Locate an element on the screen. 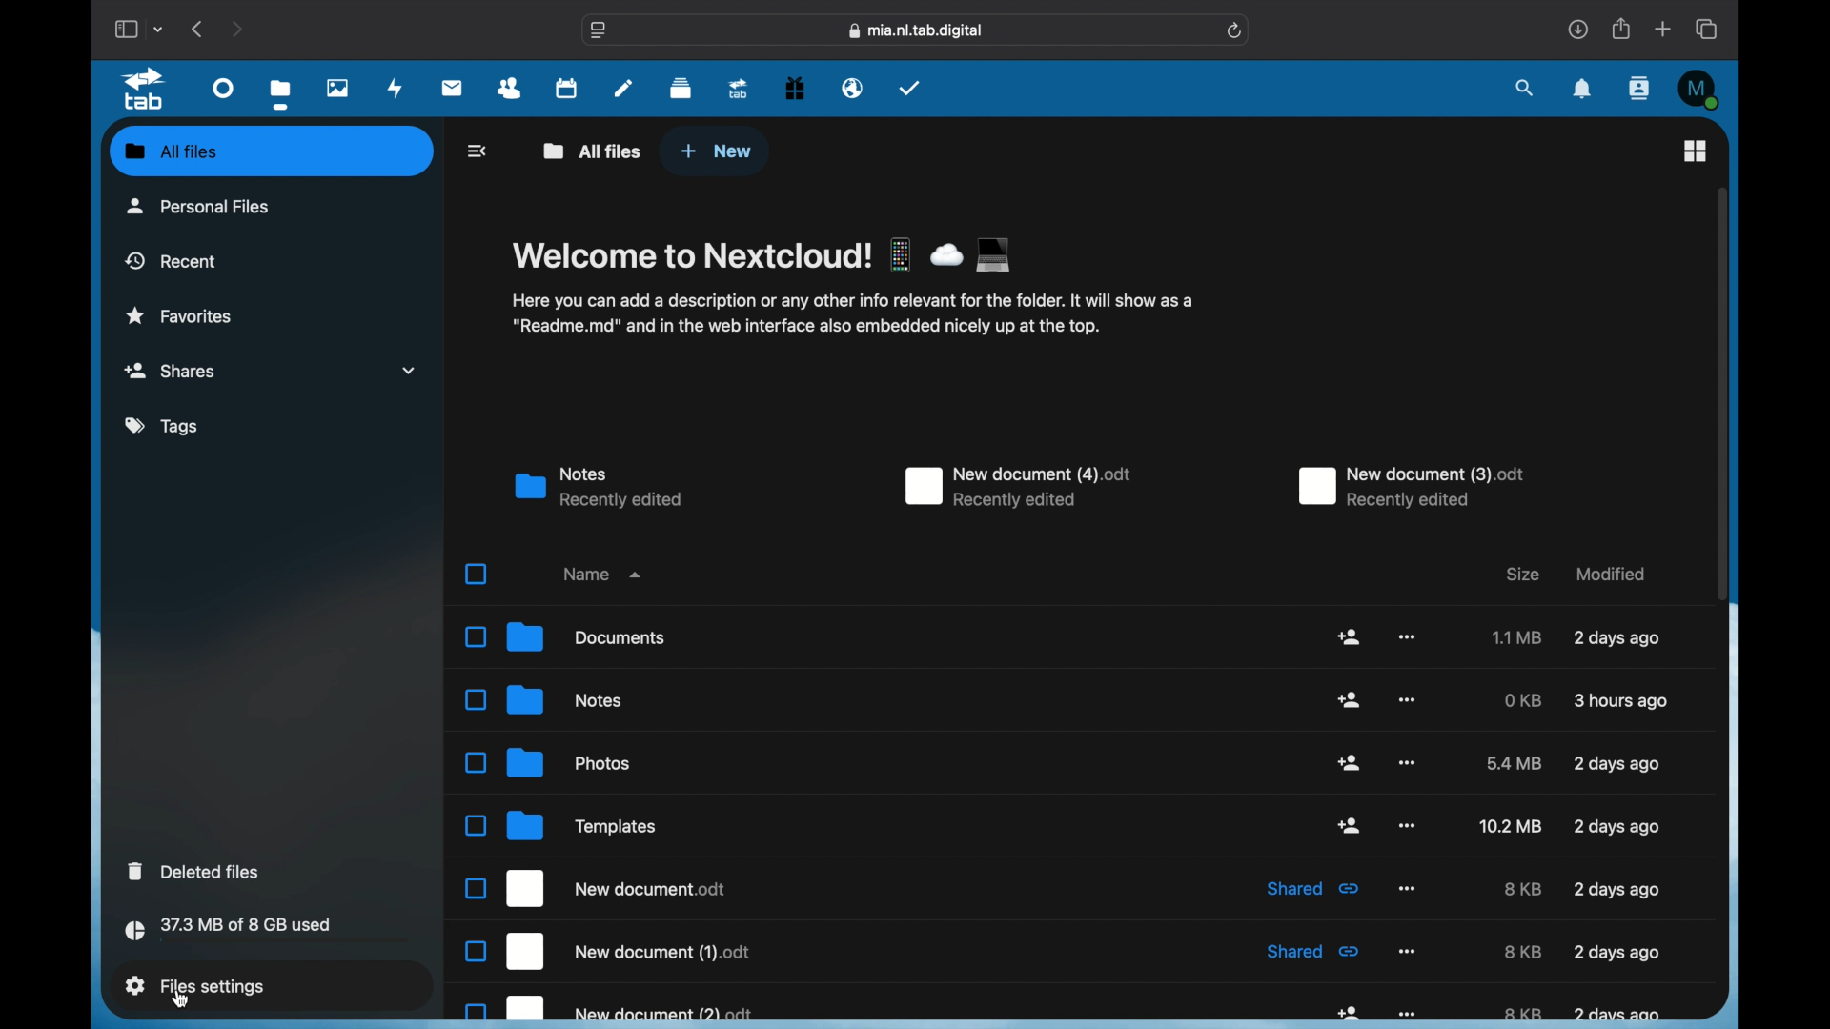 This screenshot has width=1830, height=1029. more options is located at coordinates (1406, 698).